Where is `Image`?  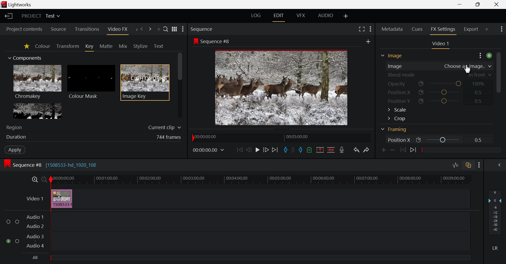
Image is located at coordinates (397, 66).